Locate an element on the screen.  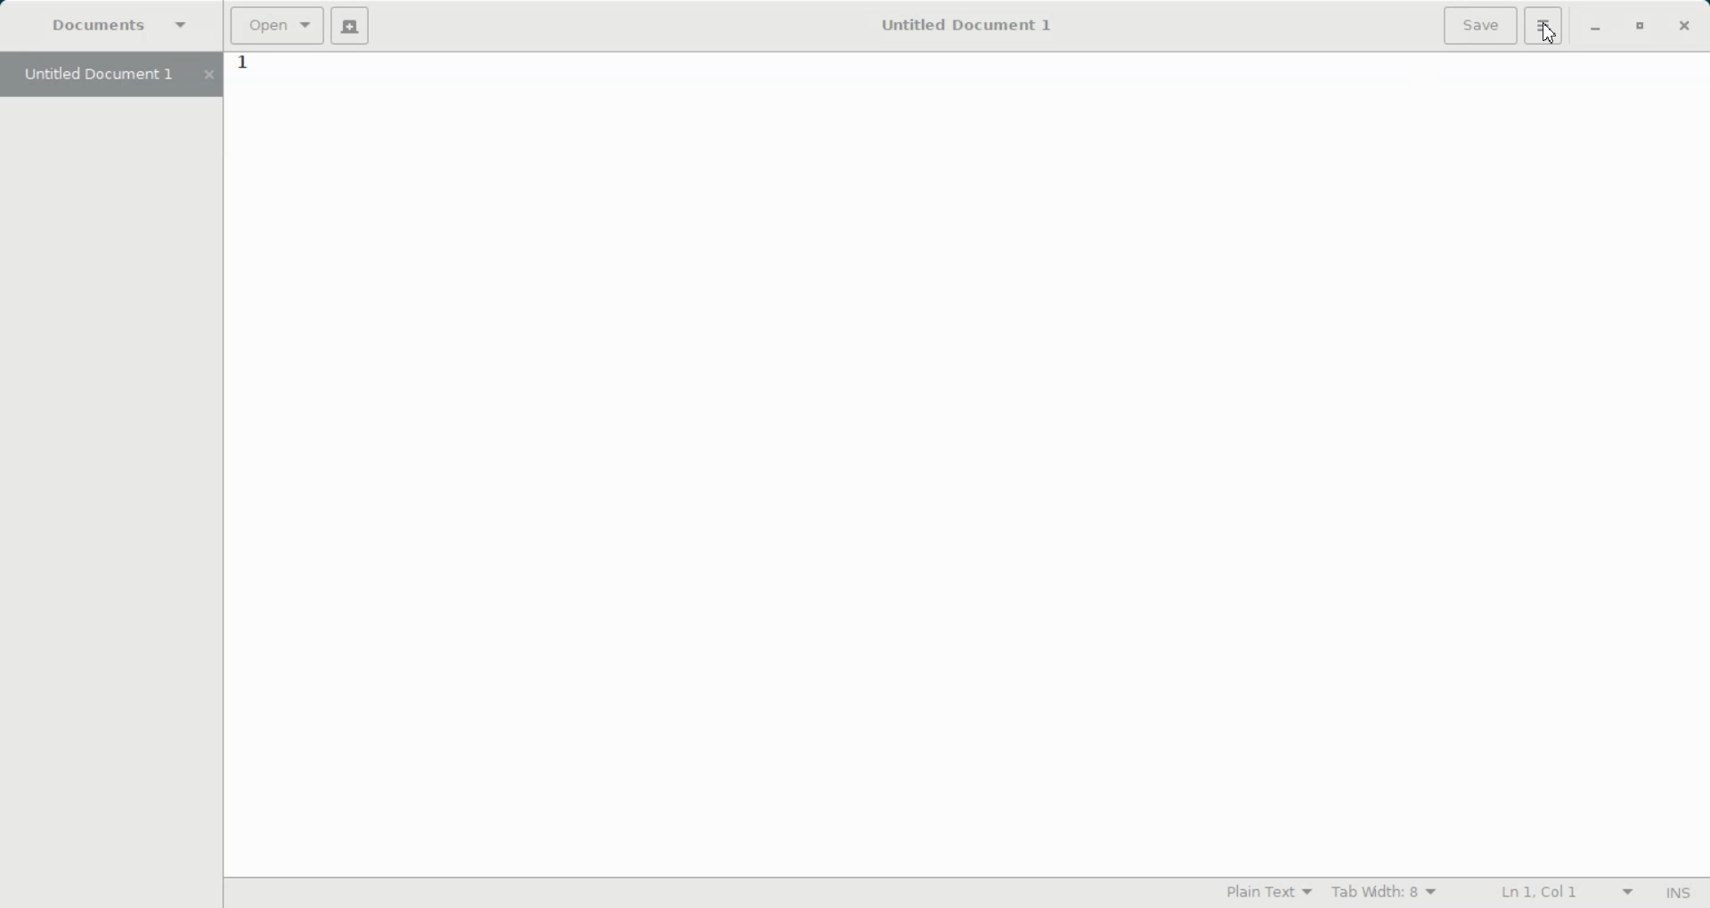
Save is located at coordinates (1480, 25).